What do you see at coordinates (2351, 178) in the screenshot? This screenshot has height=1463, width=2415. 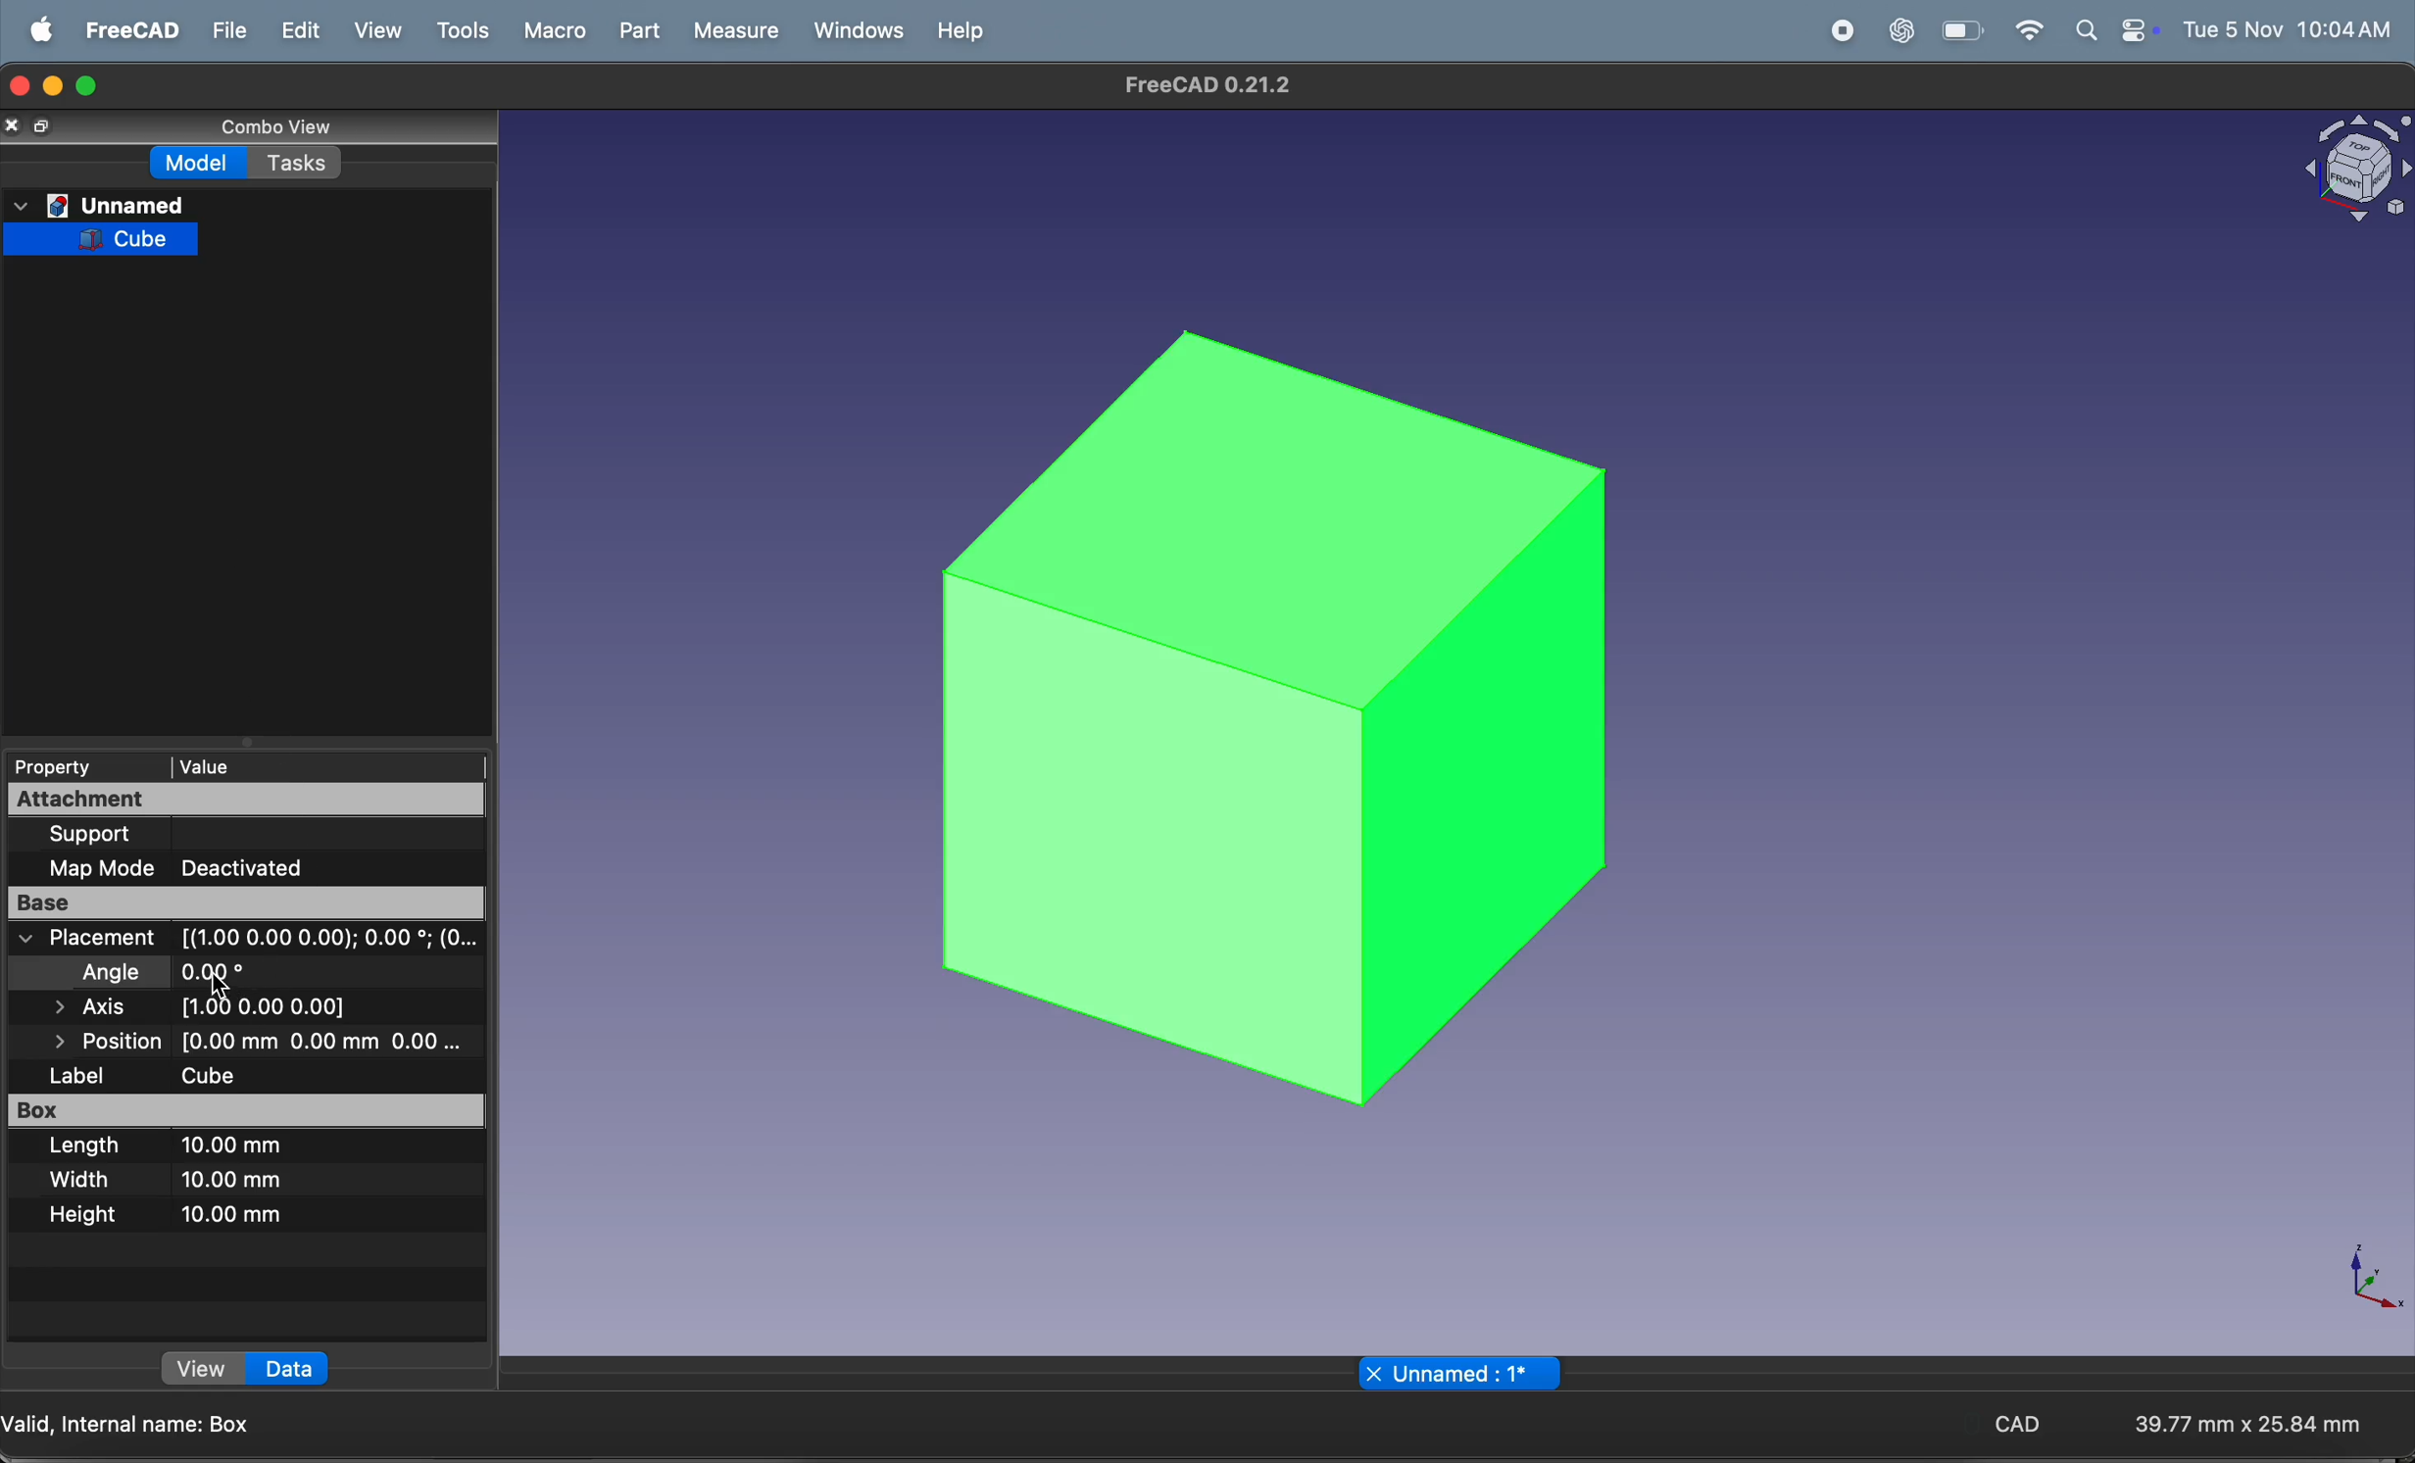 I see `` at bounding box center [2351, 178].